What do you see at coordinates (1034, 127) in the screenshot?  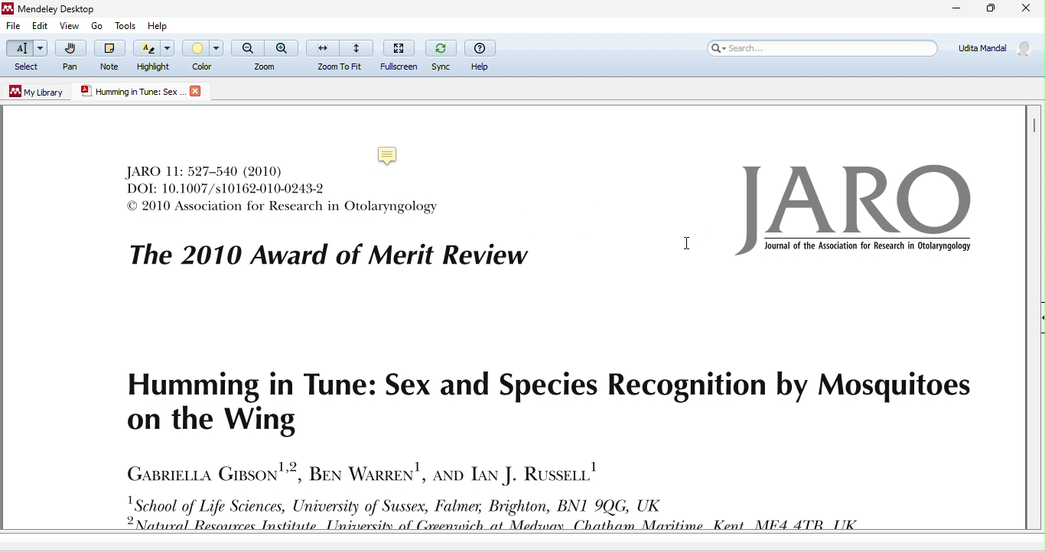 I see `vertical scroll bar` at bounding box center [1034, 127].